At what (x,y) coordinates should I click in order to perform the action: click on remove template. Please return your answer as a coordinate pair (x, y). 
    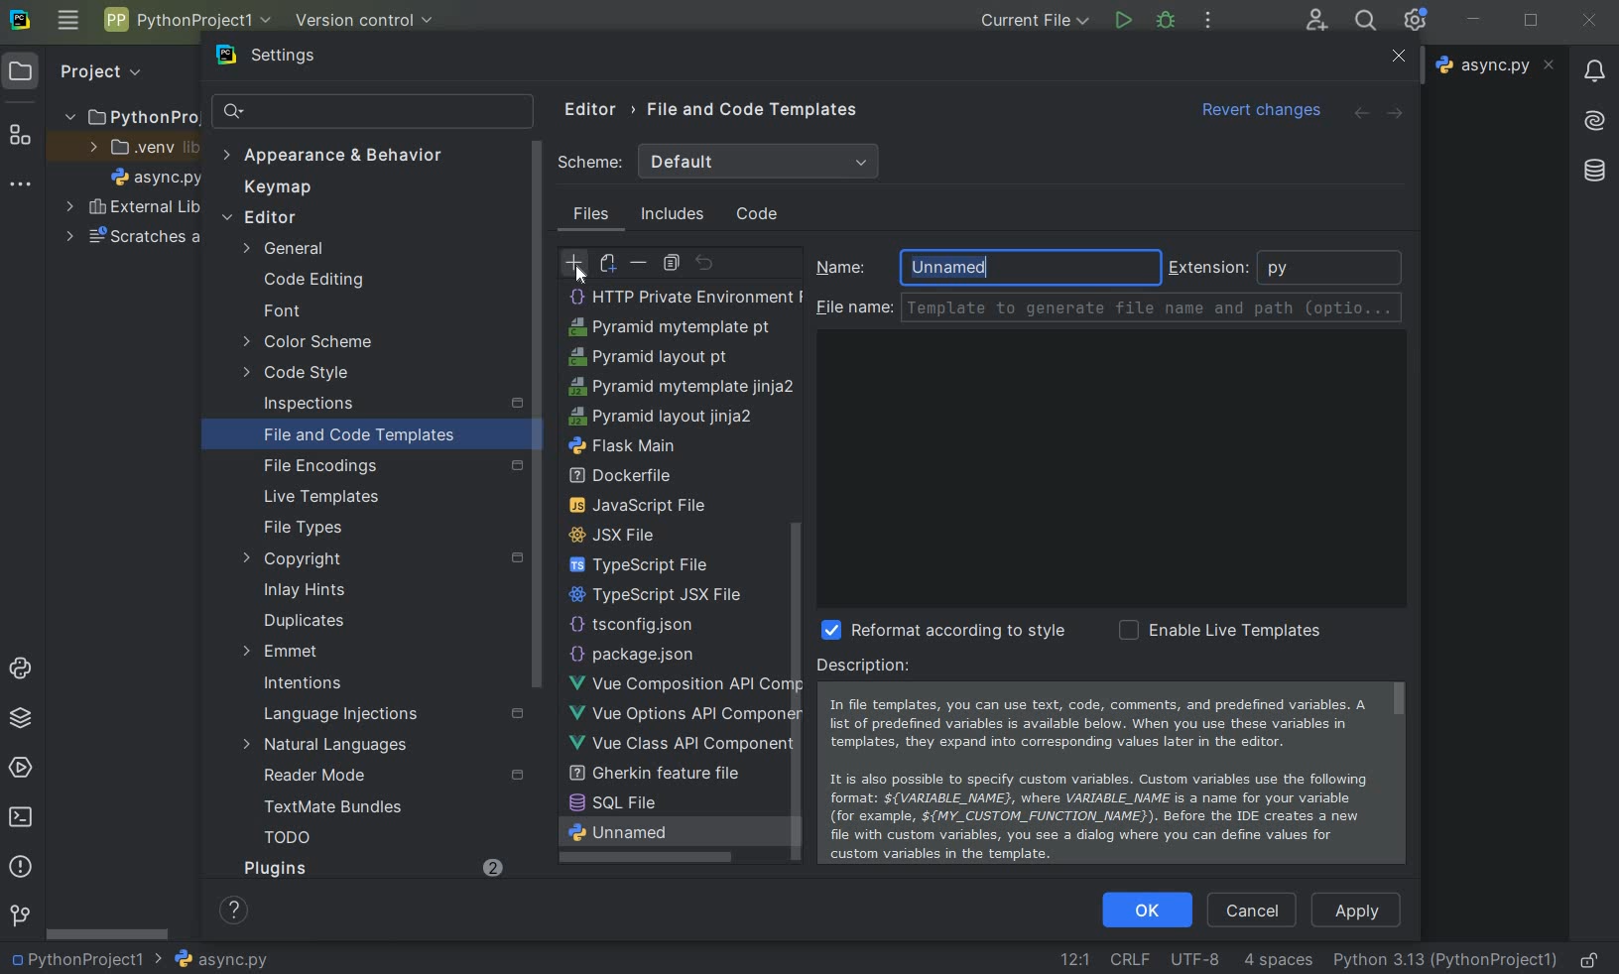
    Looking at the image, I should click on (640, 262).